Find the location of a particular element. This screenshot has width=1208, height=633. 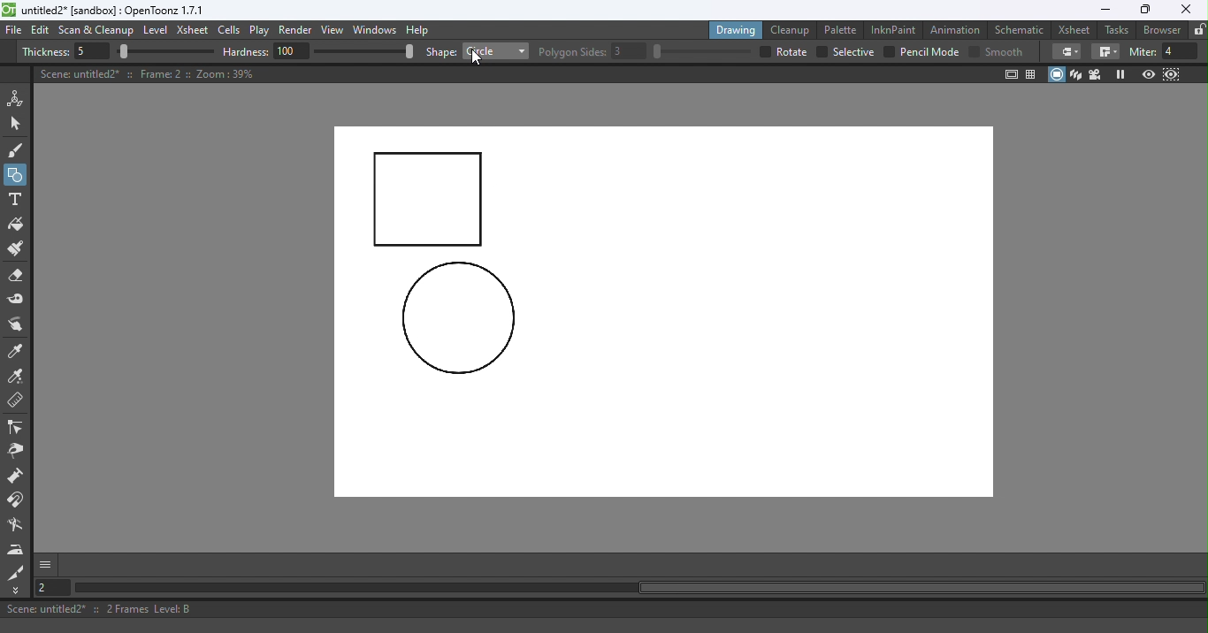

Windows is located at coordinates (376, 31).